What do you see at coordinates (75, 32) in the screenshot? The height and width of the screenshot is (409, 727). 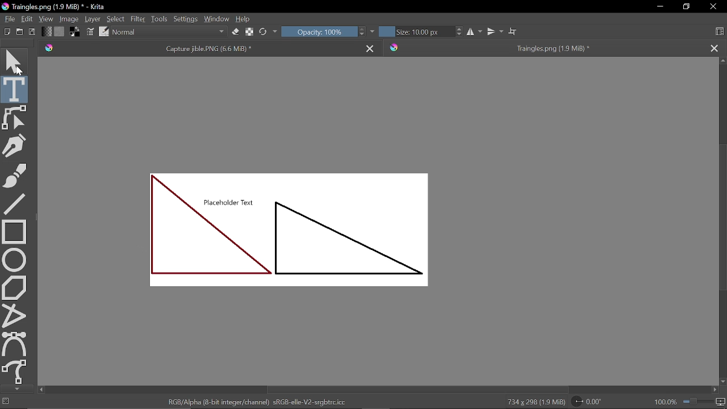 I see `Foreground color` at bounding box center [75, 32].